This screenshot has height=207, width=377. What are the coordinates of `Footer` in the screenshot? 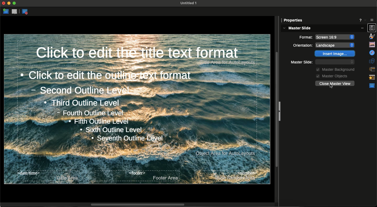 It's located at (137, 176).